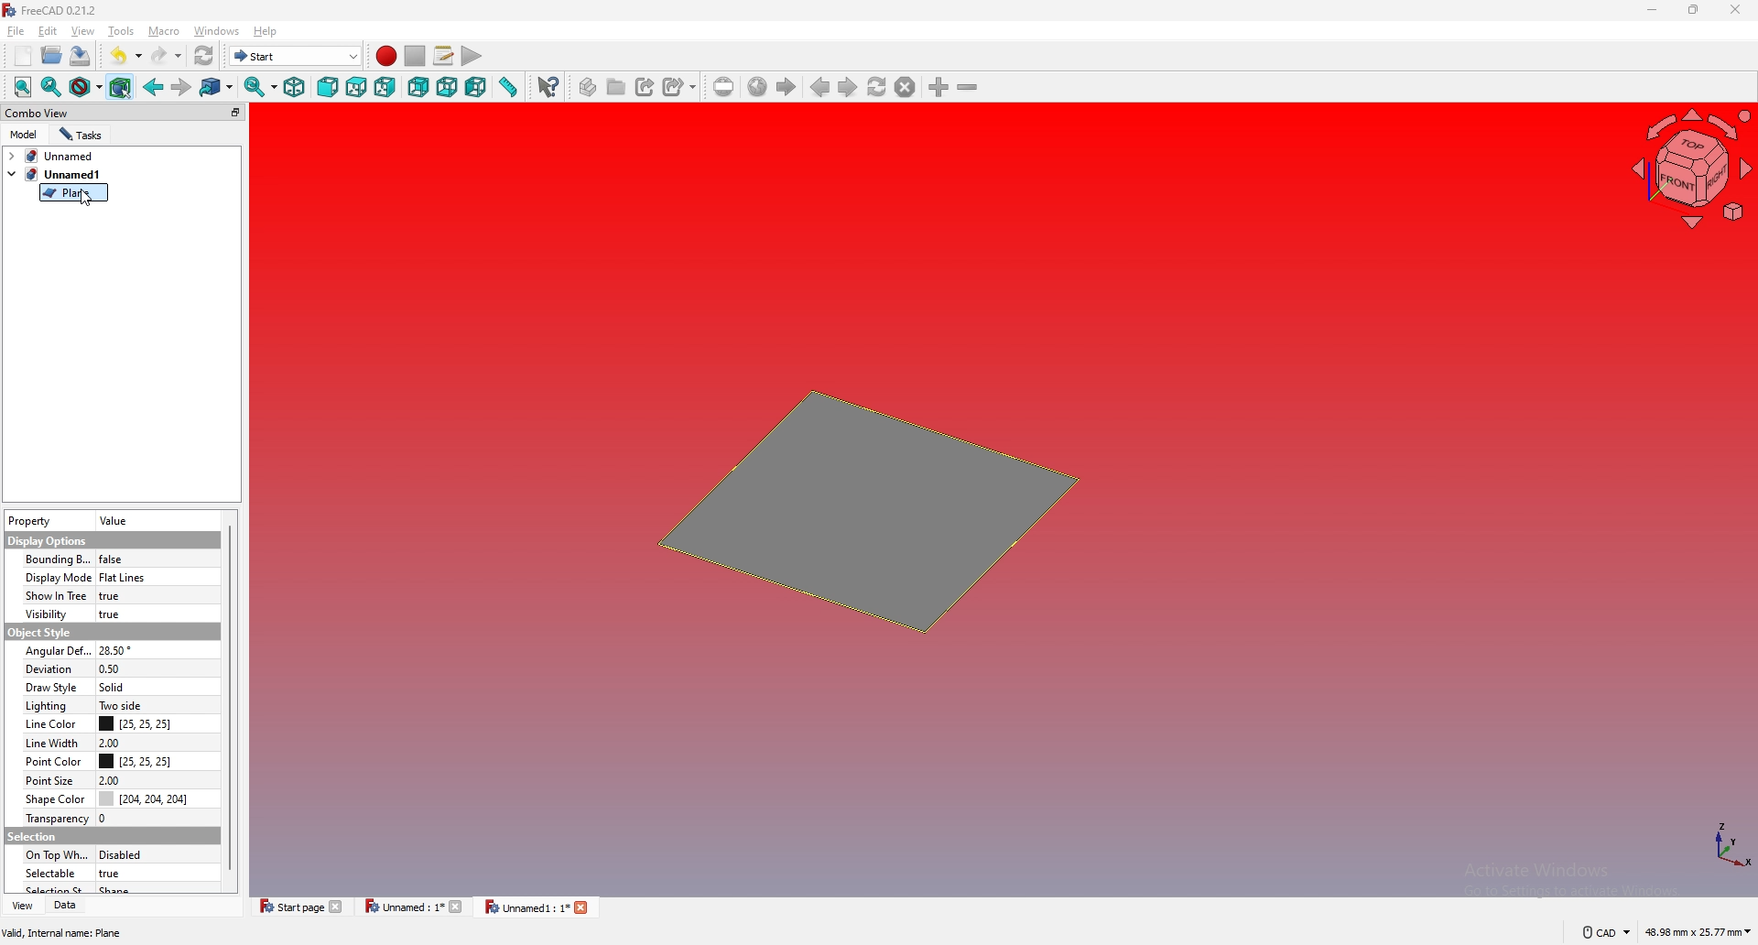 The width and height of the screenshot is (1758, 945). Describe the element at coordinates (386, 57) in the screenshot. I see `record macros` at that location.